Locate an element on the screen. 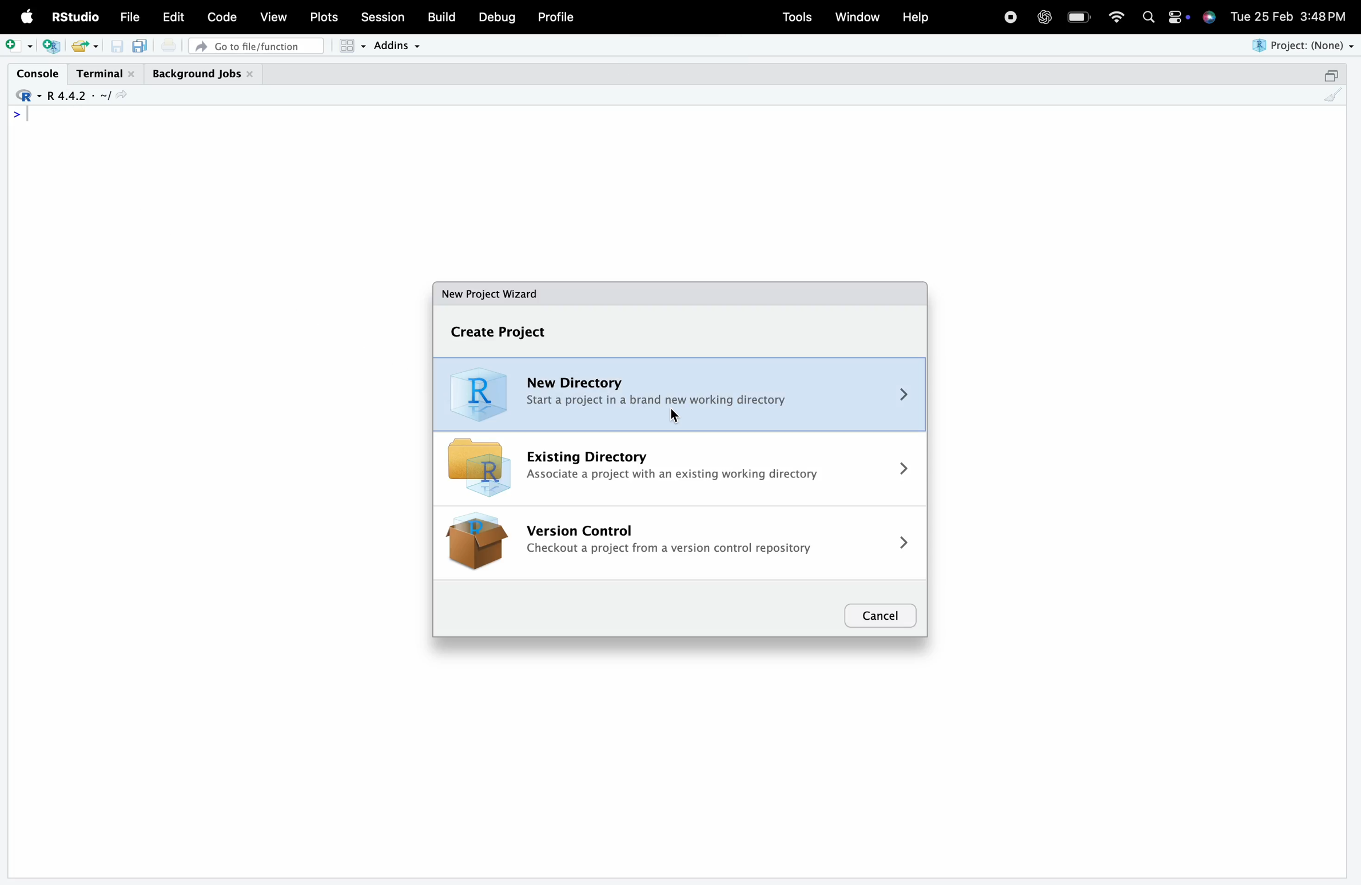 This screenshot has height=885, width=1361. open an existing file is located at coordinates (78, 46).